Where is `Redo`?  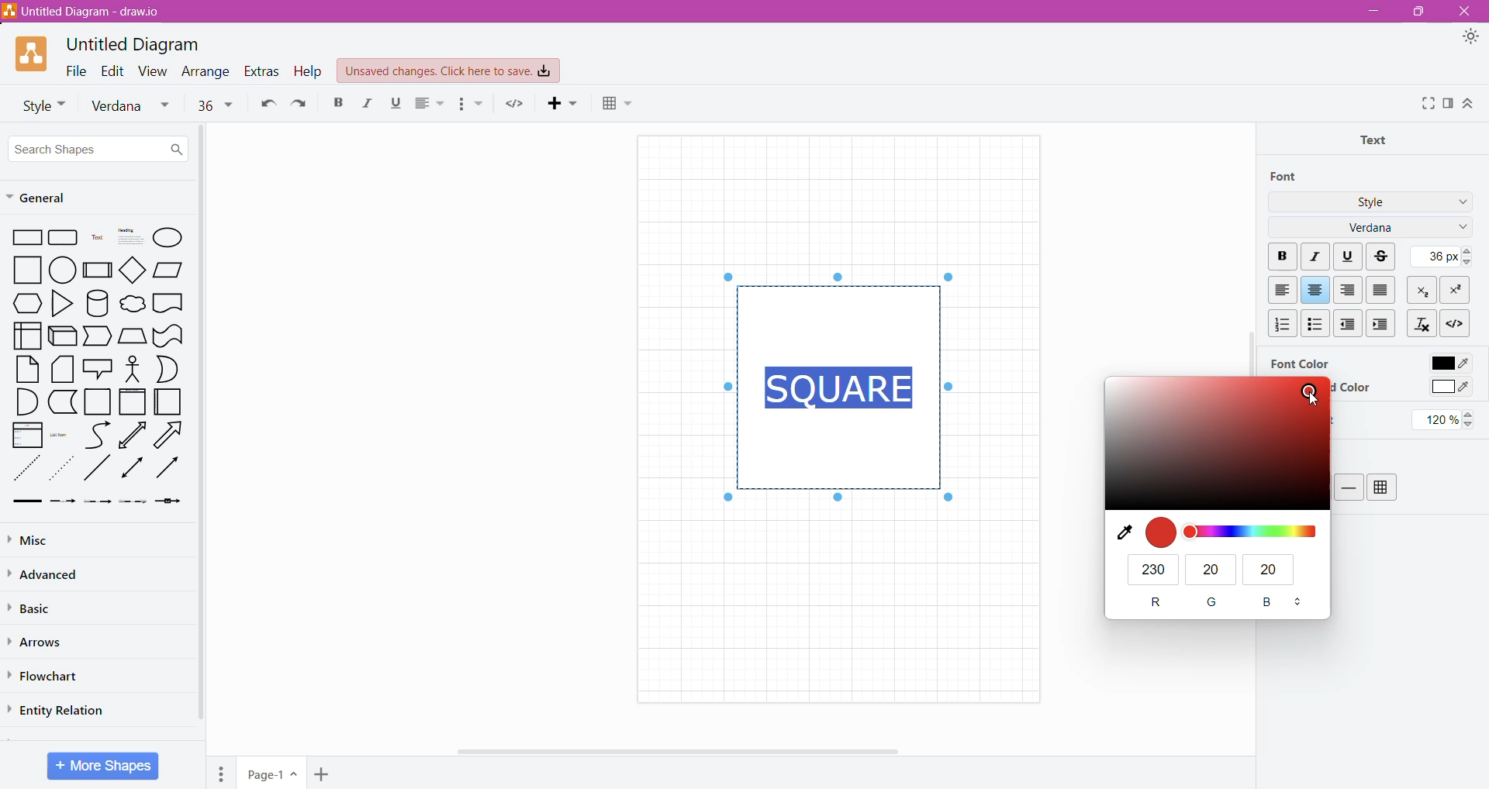 Redo is located at coordinates (302, 102).